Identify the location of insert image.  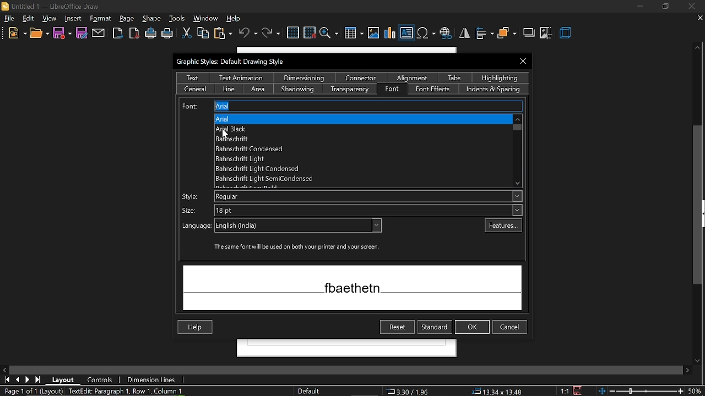
(374, 32).